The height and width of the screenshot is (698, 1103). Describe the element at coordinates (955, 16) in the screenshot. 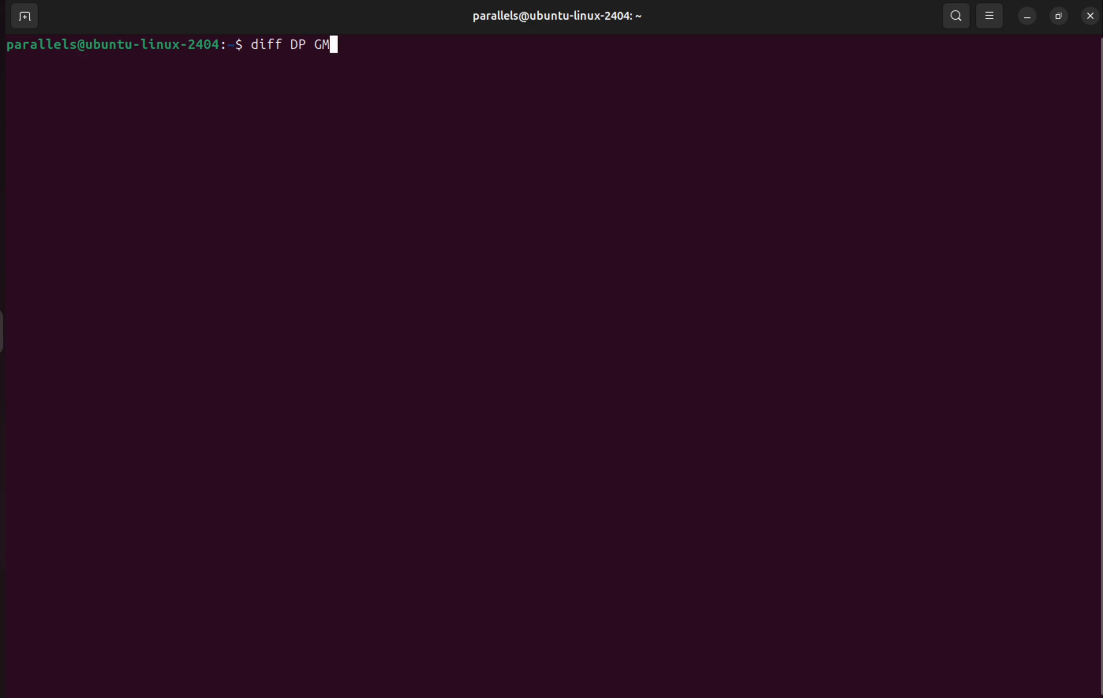

I see `search` at that location.